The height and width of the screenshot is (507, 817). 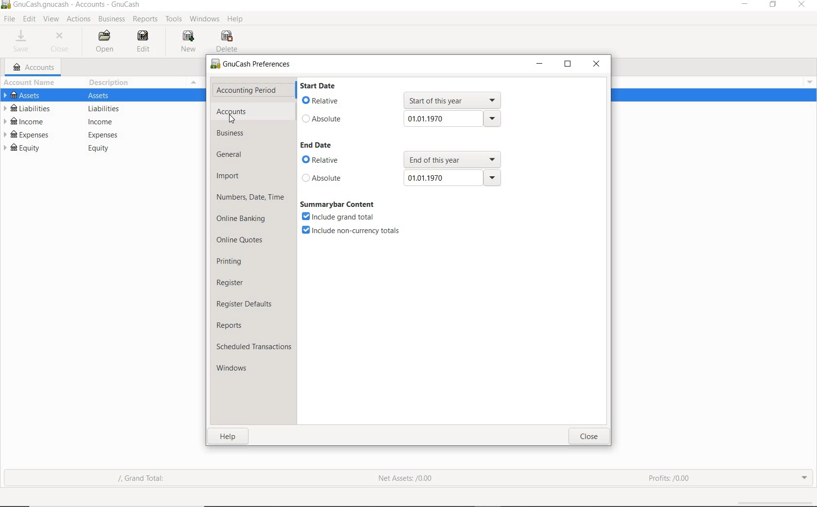 I want to click on accounts, so click(x=232, y=111).